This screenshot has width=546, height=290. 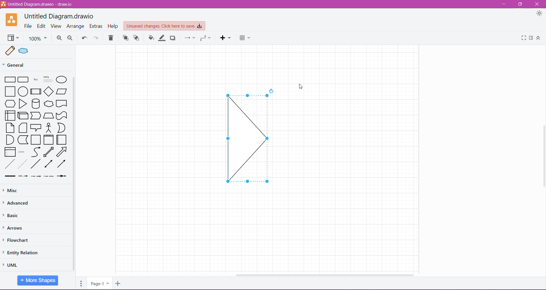 What do you see at coordinates (136, 38) in the screenshot?
I see `To Back` at bounding box center [136, 38].